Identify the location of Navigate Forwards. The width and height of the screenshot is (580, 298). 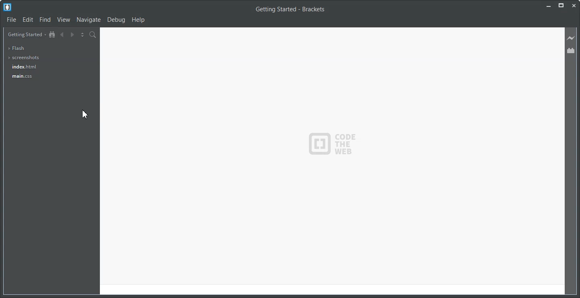
(72, 35).